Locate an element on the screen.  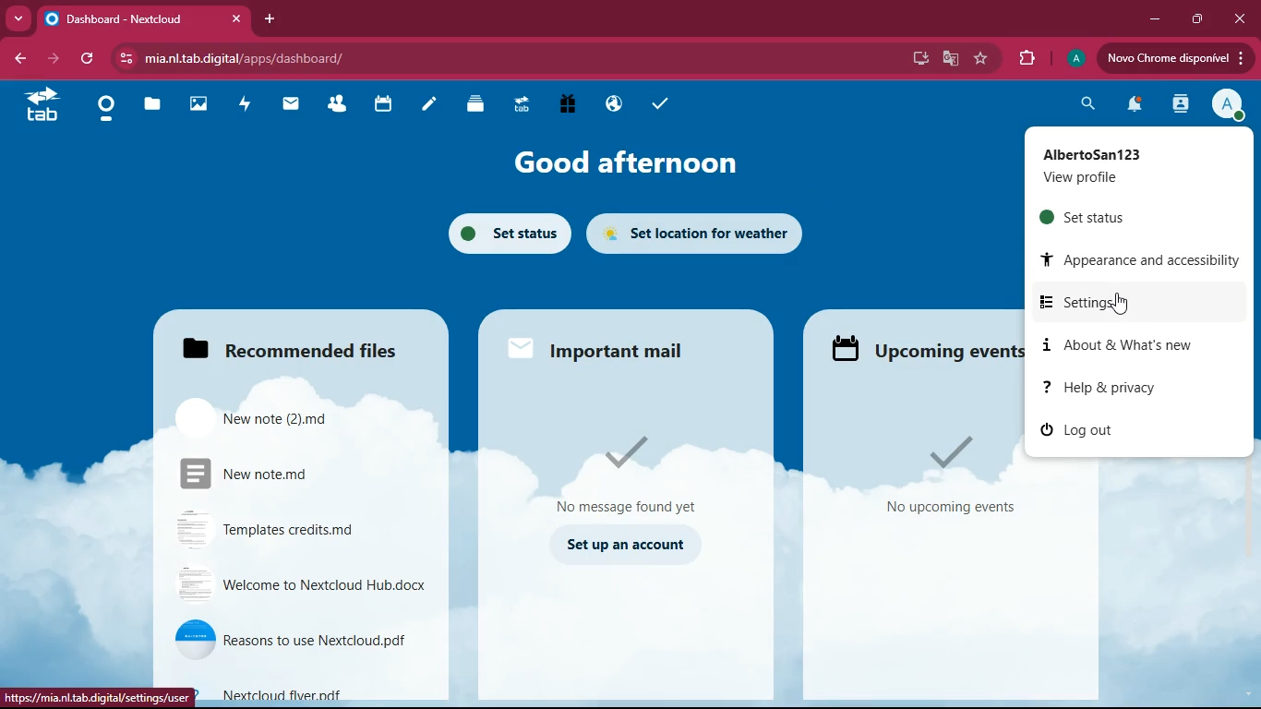
profile is located at coordinates (1073, 60).